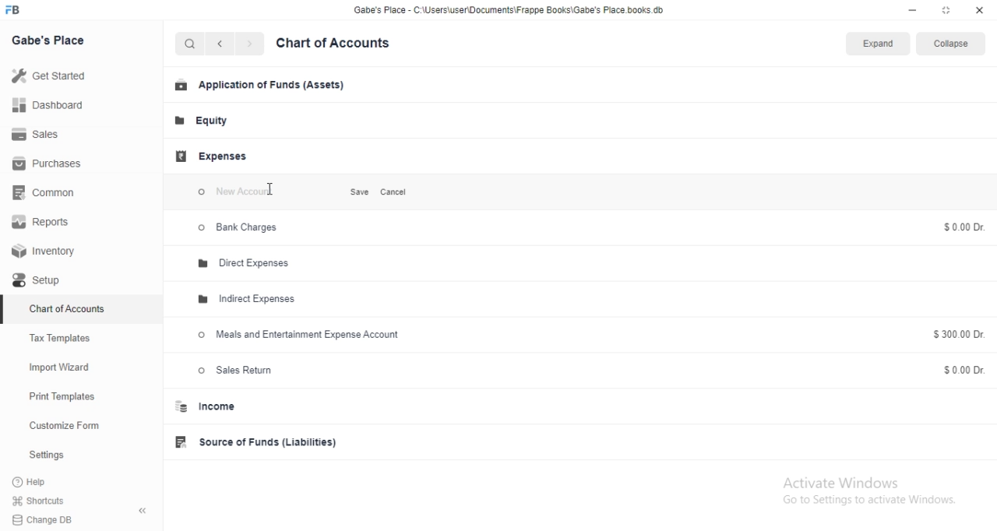 This screenshot has width=997, height=531. I want to click on Chart of Accounts., so click(67, 306).